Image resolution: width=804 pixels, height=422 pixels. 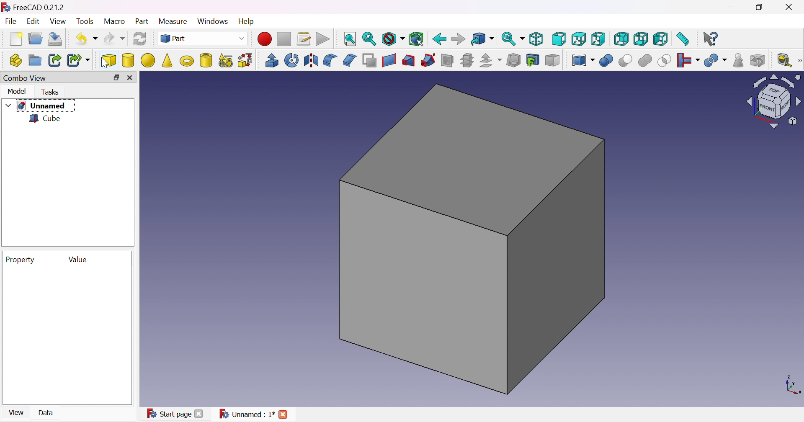 What do you see at coordinates (26, 79) in the screenshot?
I see `Combo View` at bounding box center [26, 79].